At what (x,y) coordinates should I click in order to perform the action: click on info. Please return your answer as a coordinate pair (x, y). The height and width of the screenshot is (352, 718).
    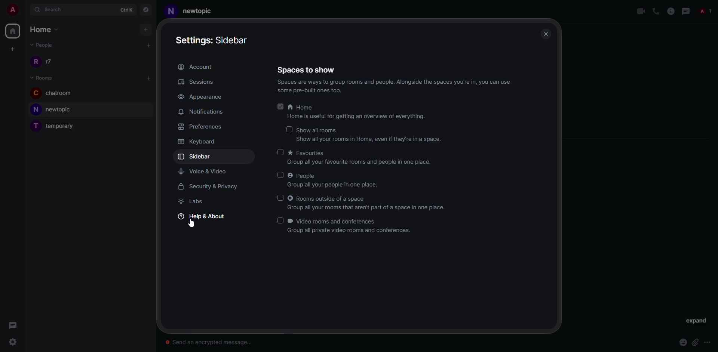
    Looking at the image, I should click on (371, 208).